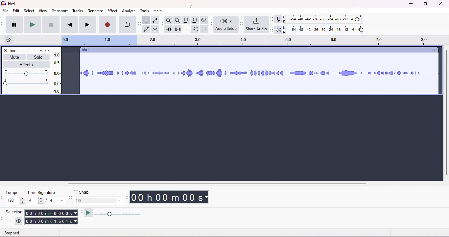 The image size is (449, 237). I want to click on silence the selection, so click(178, 30).